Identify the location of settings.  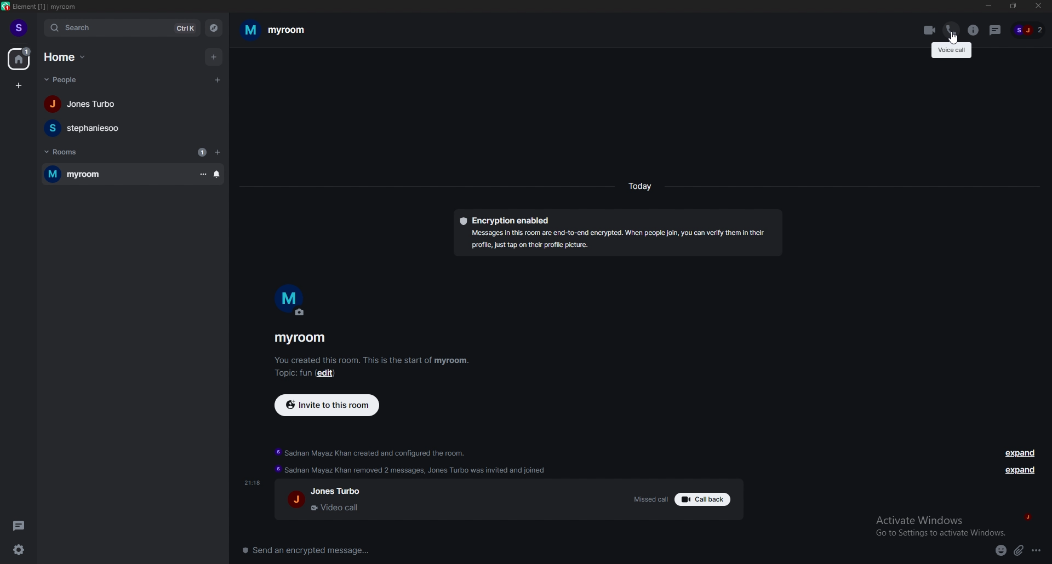
(21, 550).